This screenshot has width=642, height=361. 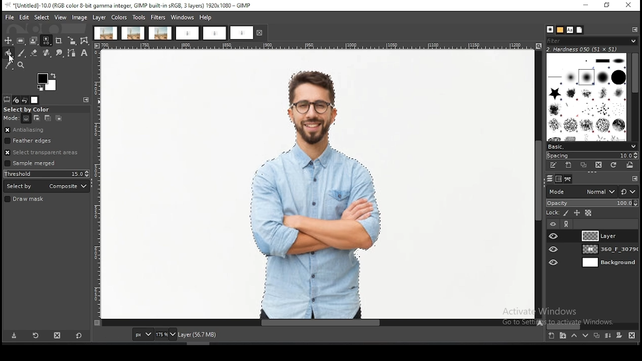 What do you see at coordinates (25, 17) in the screenshot?
I see `edit` at bounding box center [25, 17].